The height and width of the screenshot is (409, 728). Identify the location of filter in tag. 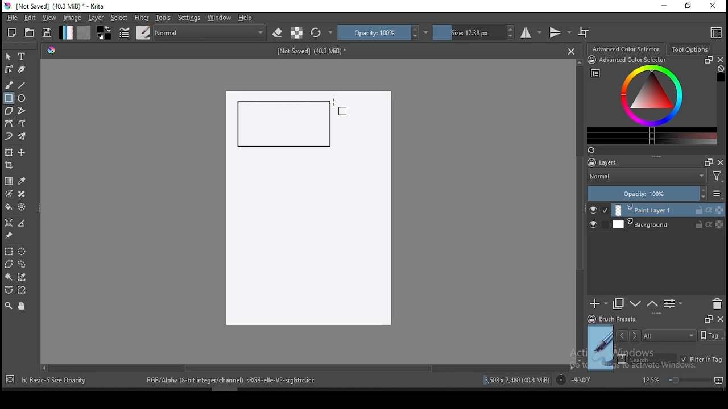
(701, 360).